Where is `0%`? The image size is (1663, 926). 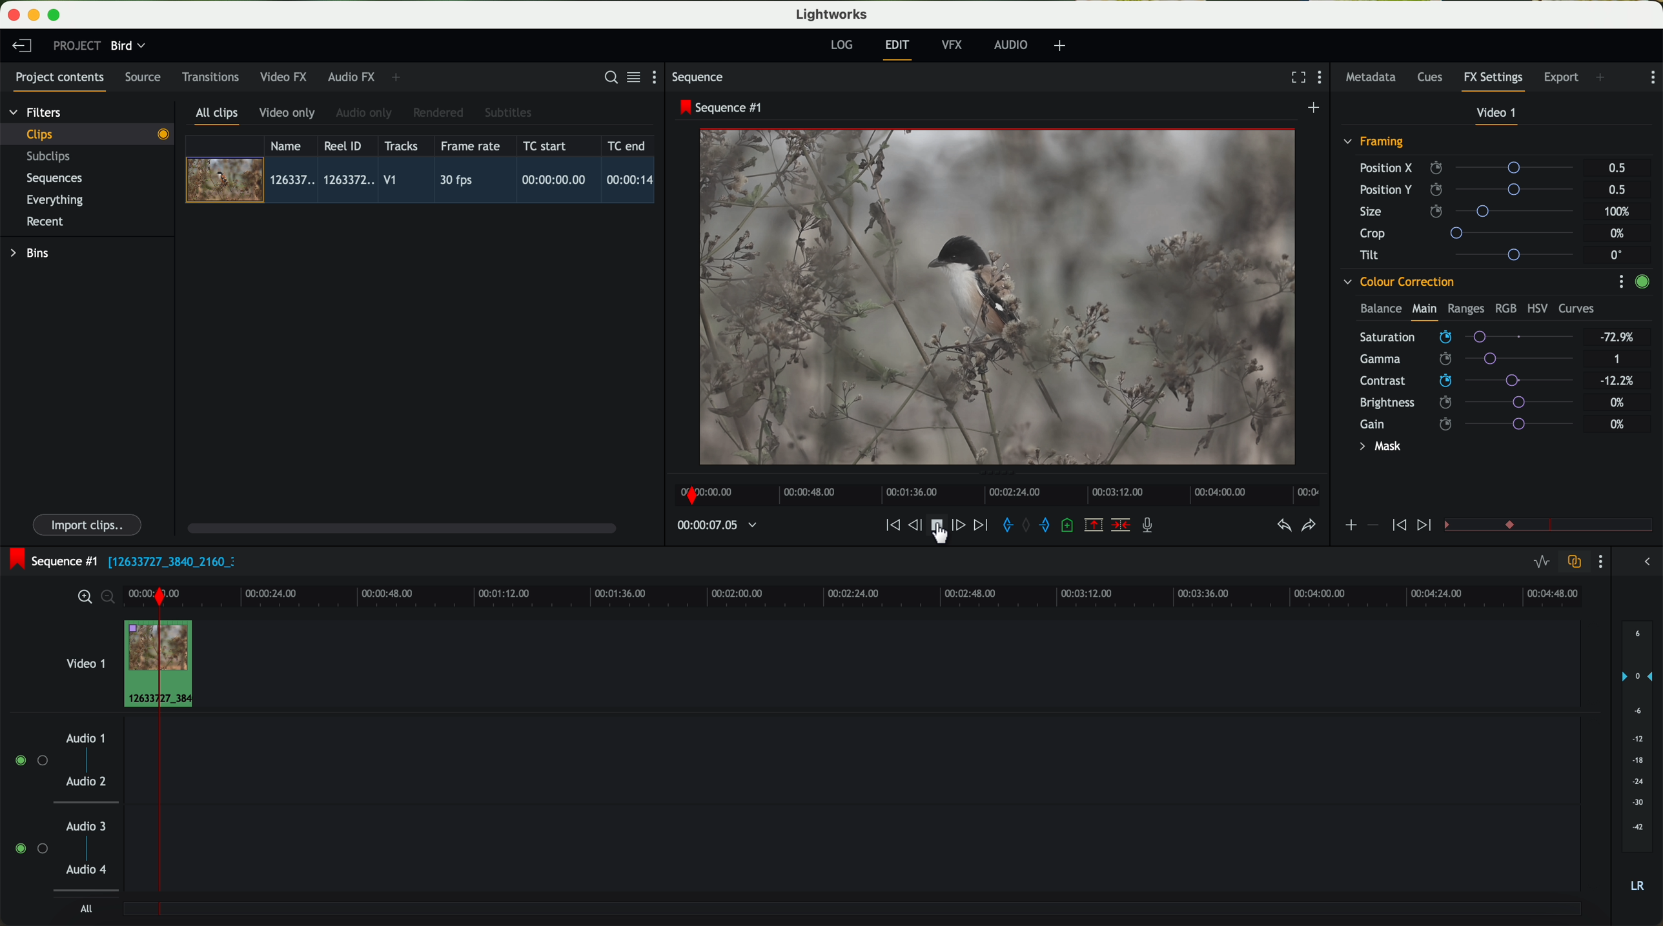 0% is located at coordinates (1618, 424).